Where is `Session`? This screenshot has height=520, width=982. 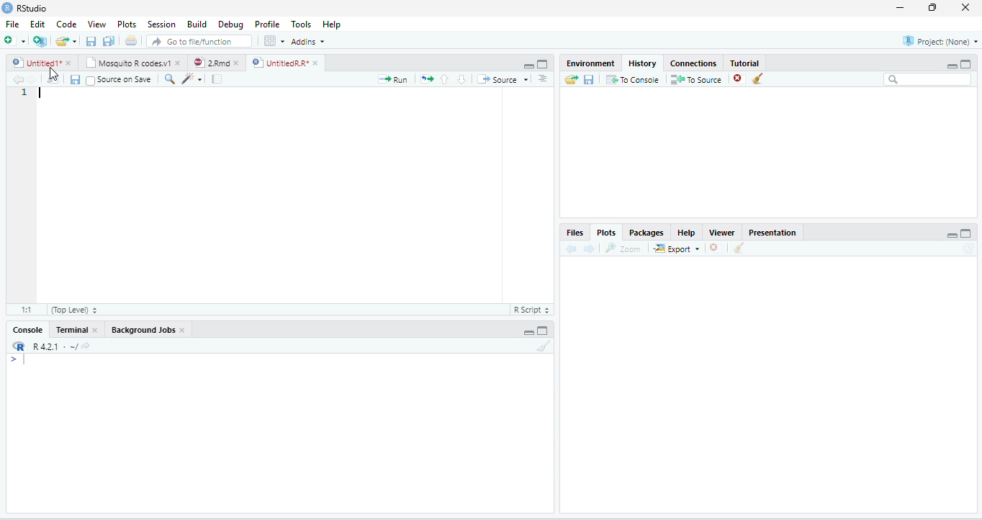 Session is located at coordinates (162, 24).